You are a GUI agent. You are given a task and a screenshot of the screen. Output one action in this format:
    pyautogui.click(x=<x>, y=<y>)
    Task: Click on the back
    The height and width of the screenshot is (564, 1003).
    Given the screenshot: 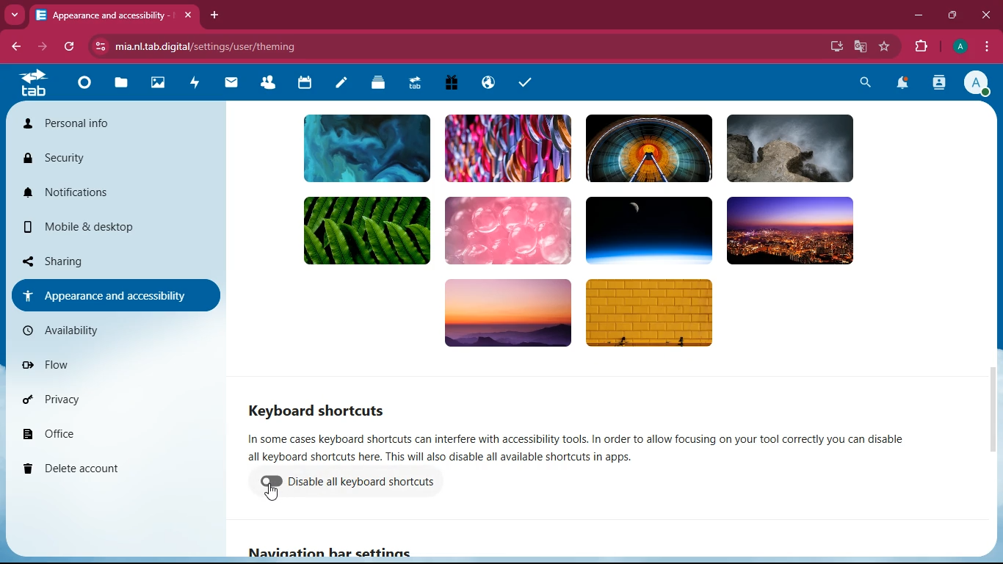 What is the action you would take?
    pyautogui.click(x=12, y=46)
    